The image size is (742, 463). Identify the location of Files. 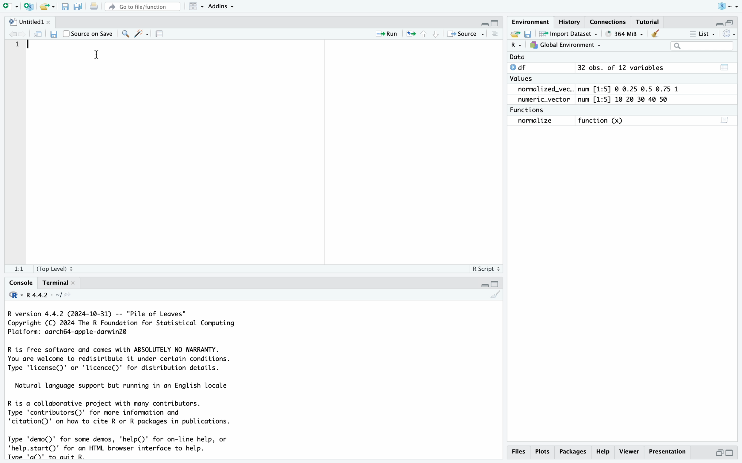
(518, 451).